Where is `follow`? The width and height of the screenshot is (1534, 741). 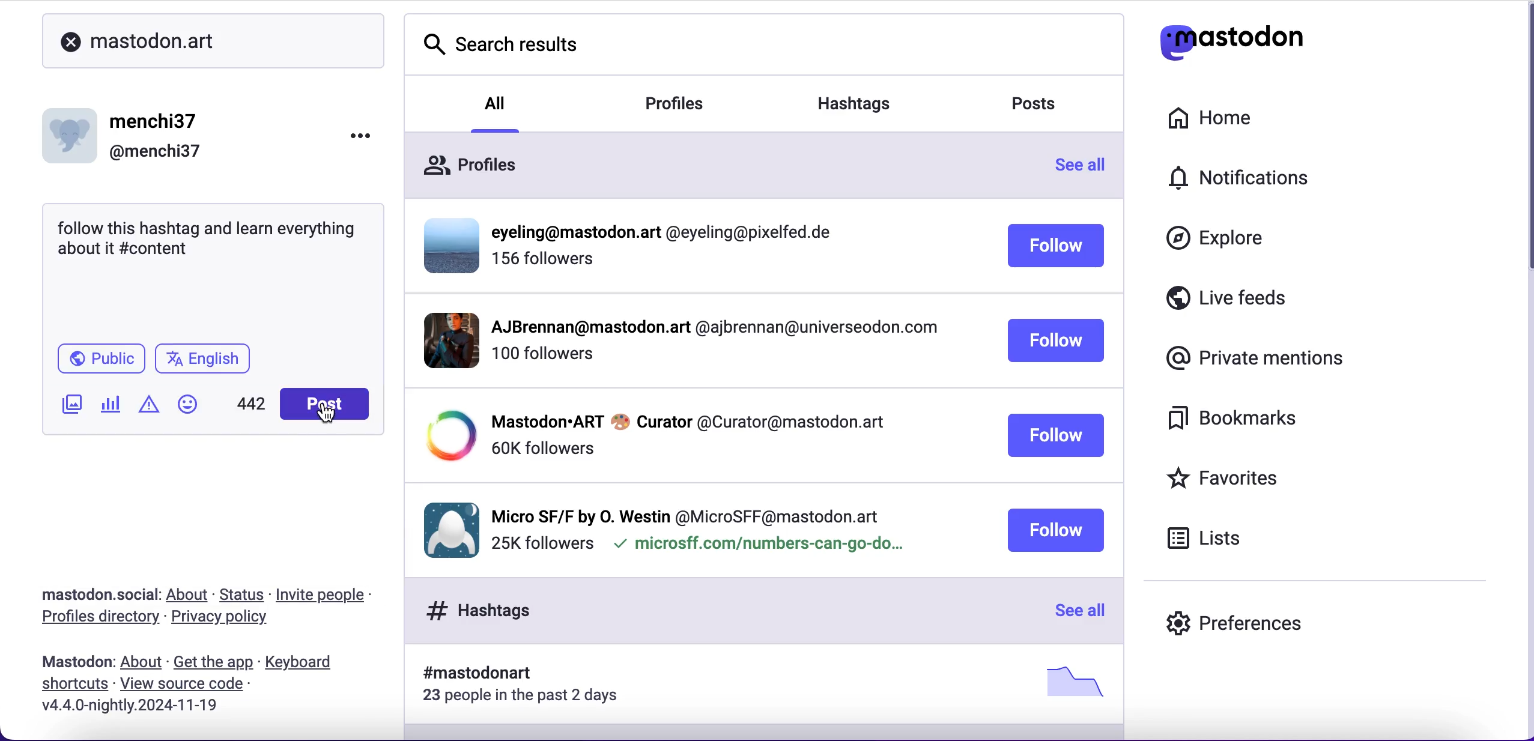 follow is located at coordinates (1056, 247).